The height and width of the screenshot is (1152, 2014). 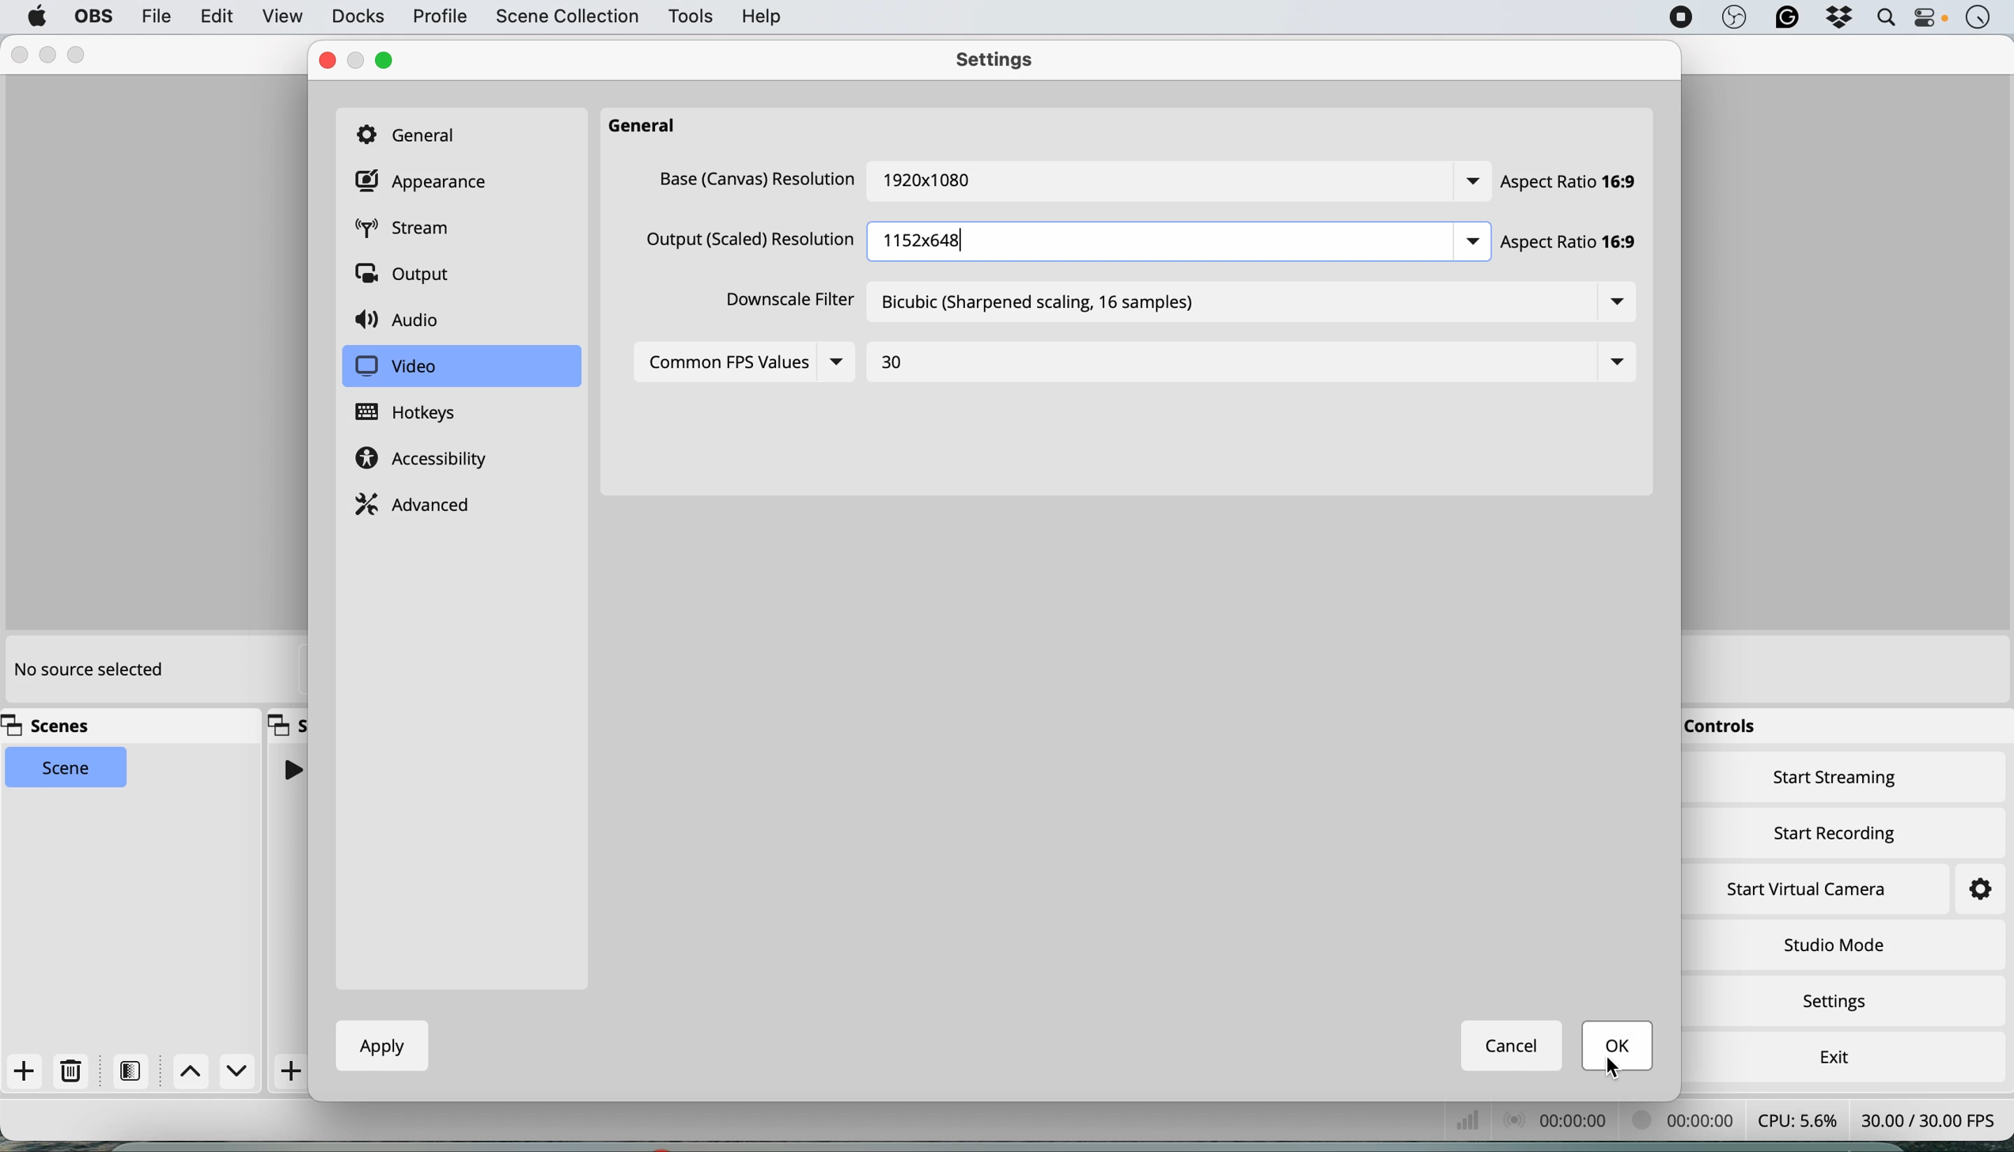 What do you see at coordinates (1581, 247) in the screenshot?
I see `aspect ratio` at bounding box center [1581, 247].